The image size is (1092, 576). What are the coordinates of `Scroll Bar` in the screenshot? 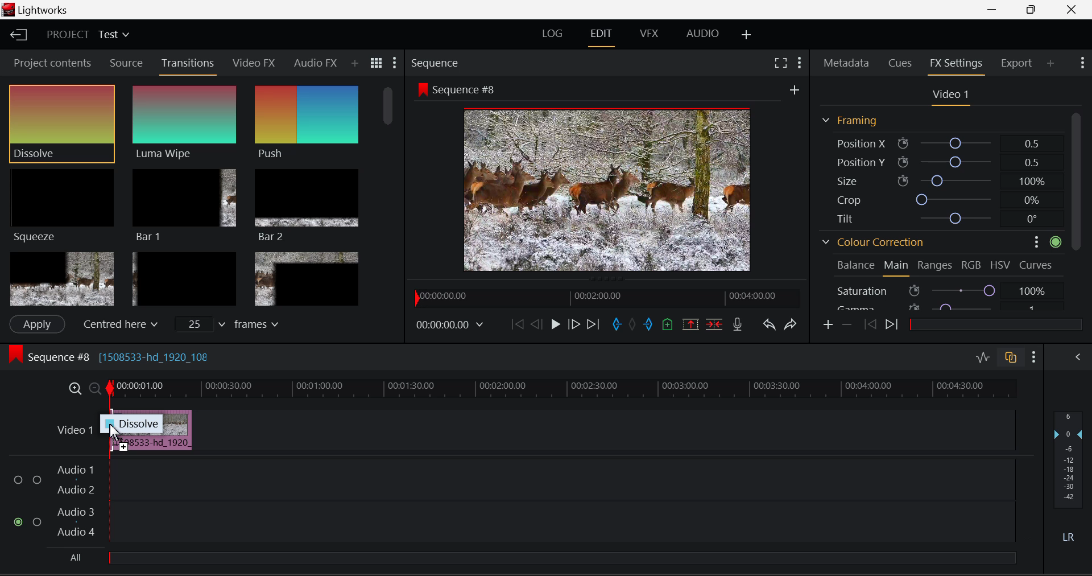 It's located at (1077, 209).